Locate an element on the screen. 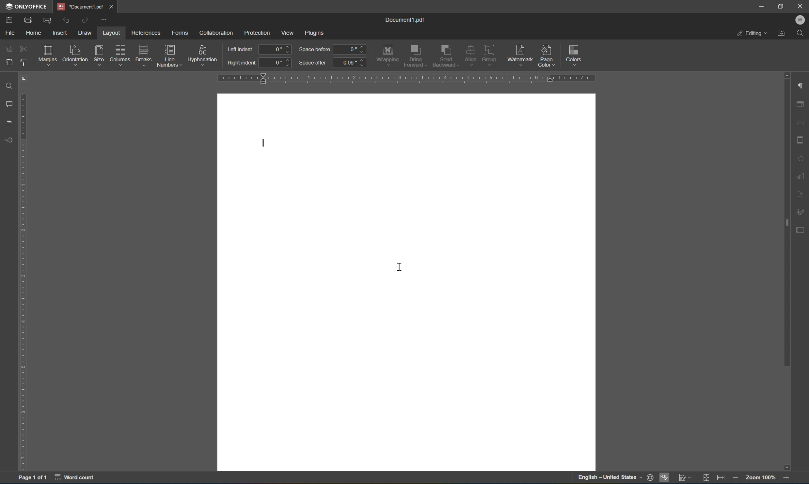 This screenshot has width=809, height=484. right indent is located at coordinates (241, 64).